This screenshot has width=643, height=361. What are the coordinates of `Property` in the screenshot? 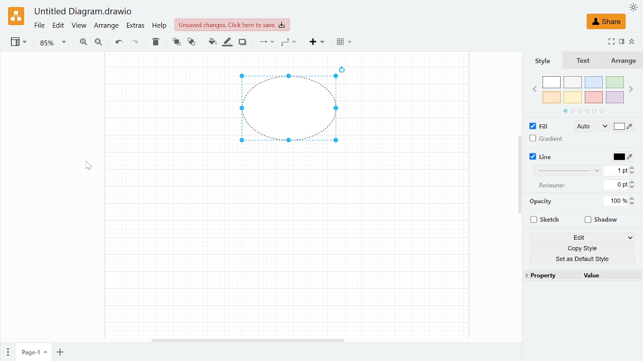 It's located at (550, 276).